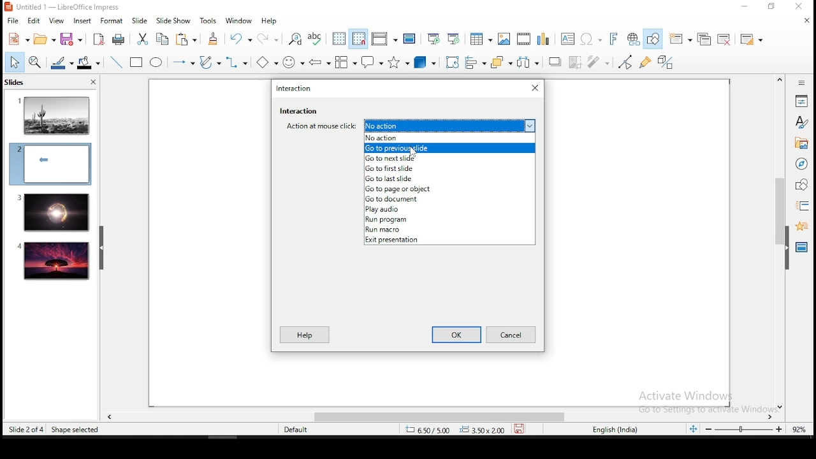  I want to click on align objects, so click(479, 63).